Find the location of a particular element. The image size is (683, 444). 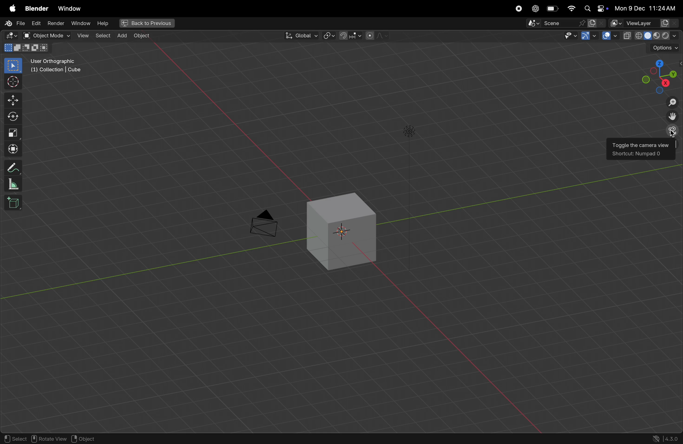

Back previous is located at coordinates (147, 23).